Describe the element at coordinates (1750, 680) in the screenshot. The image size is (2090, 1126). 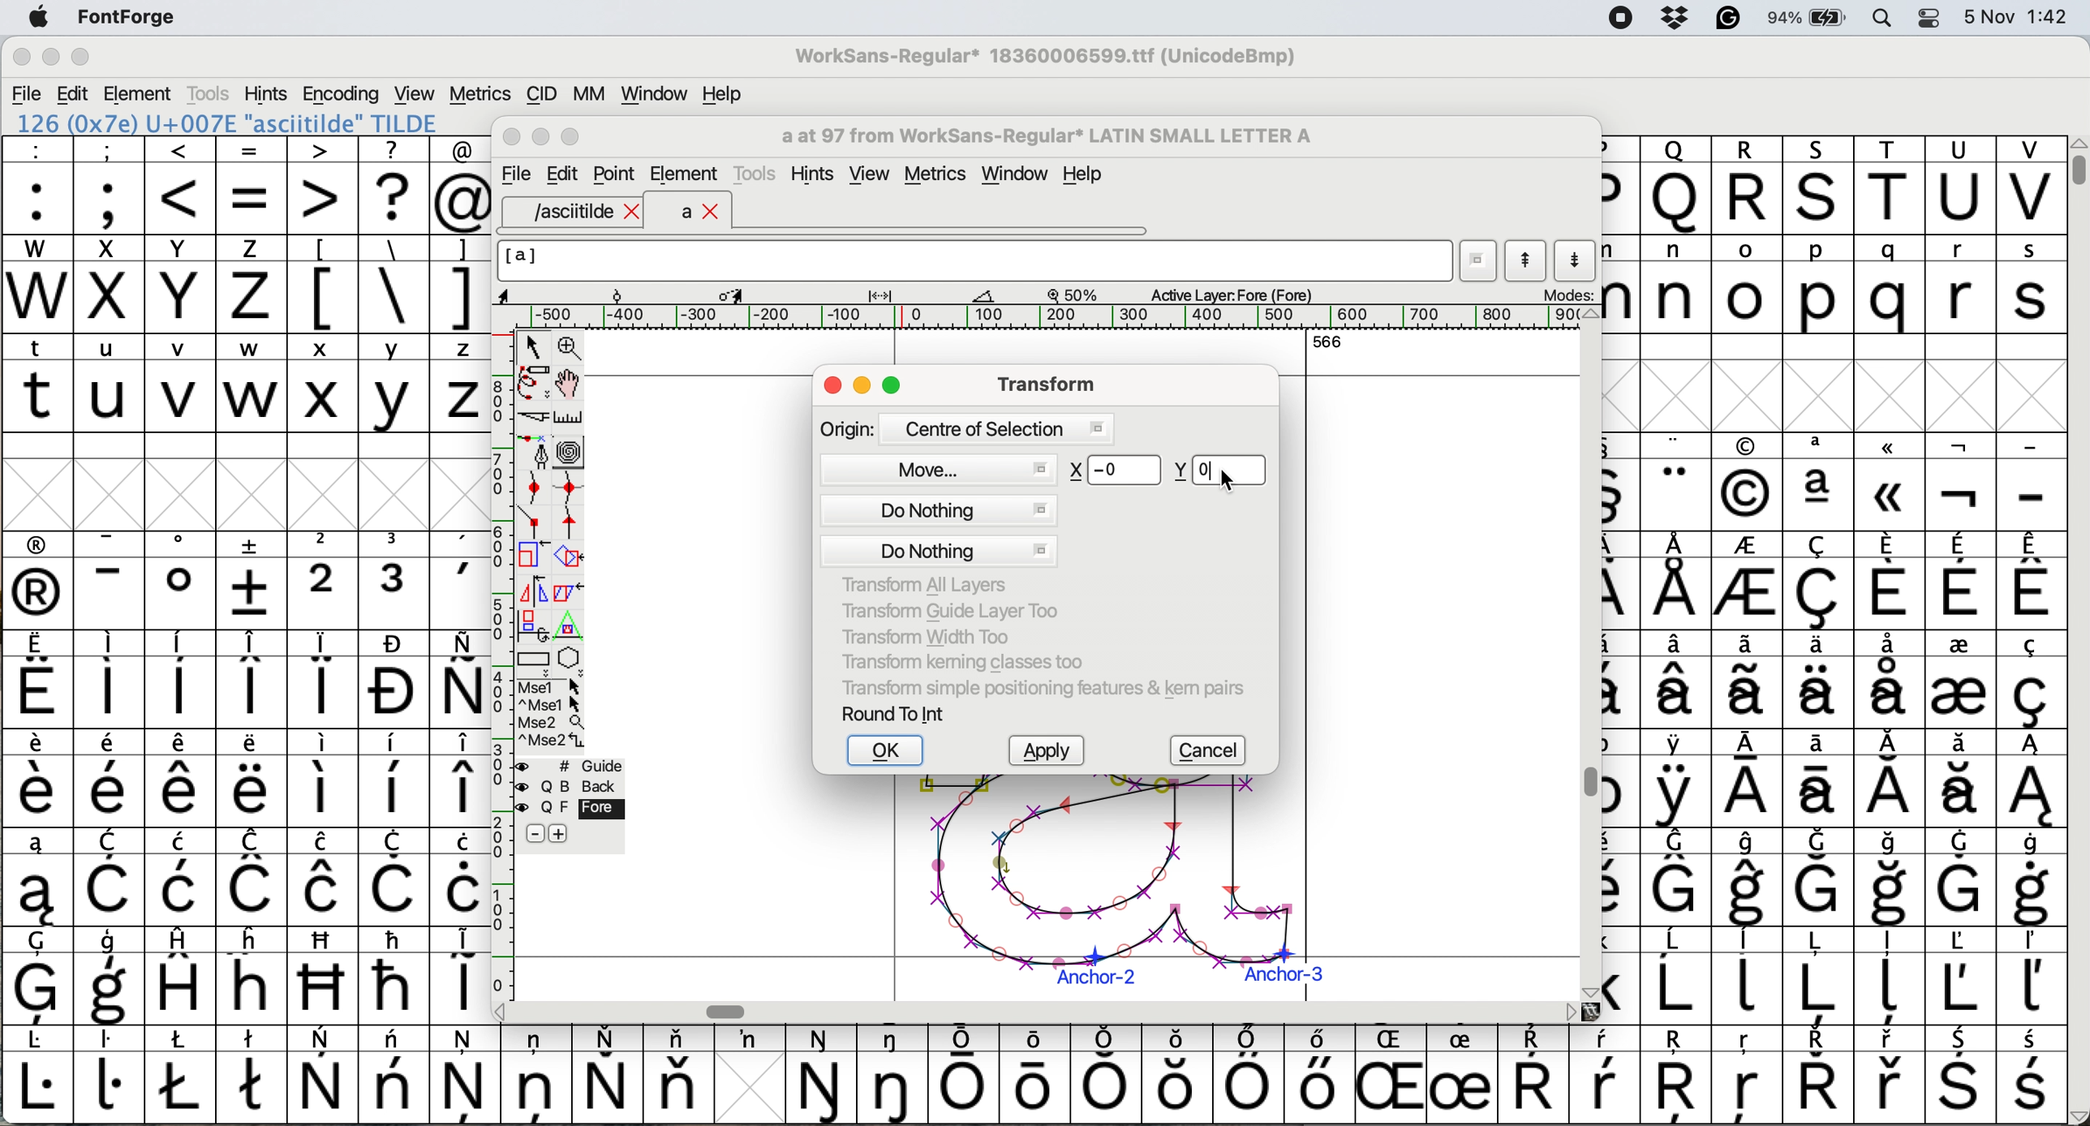
I see `symbol` at that location.